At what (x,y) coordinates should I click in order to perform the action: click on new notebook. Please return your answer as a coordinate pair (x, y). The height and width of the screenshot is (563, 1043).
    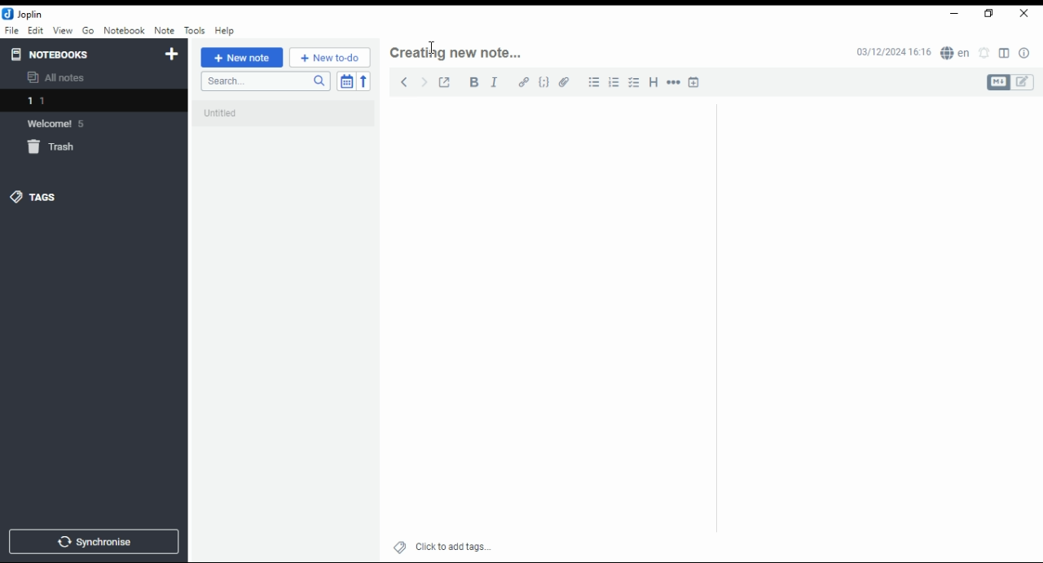
    Looking at the image, I should click on (172, 55).